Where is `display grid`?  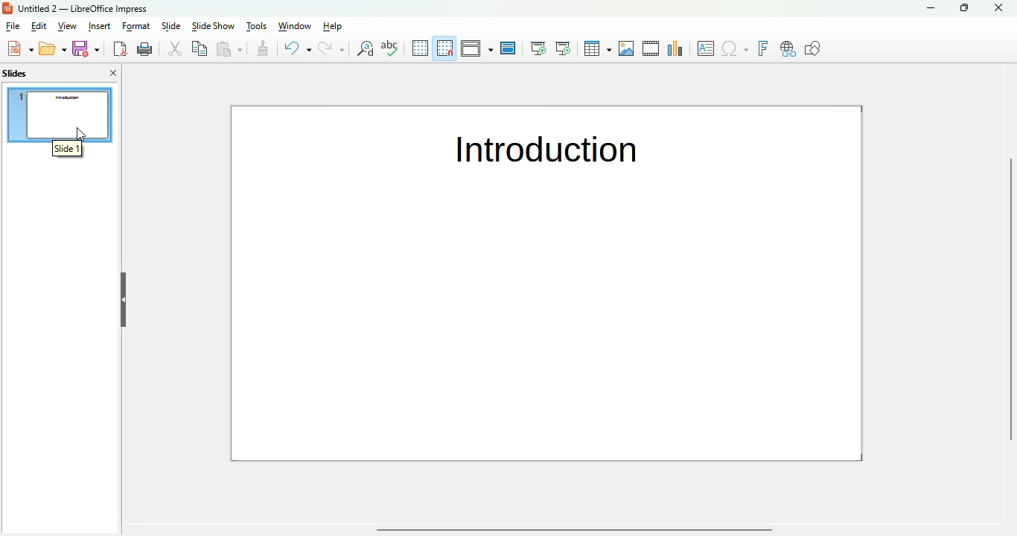
display grid is located at coordinates (420, 48).